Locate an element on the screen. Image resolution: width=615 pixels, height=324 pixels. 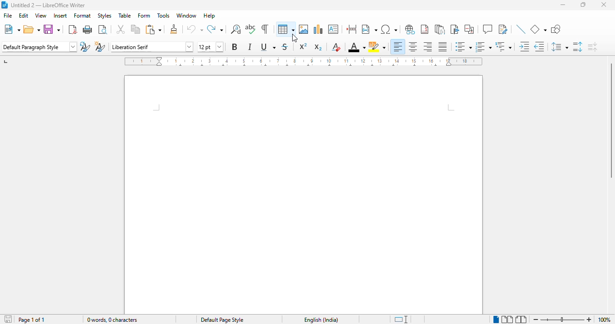
paste is located at coordinates (153, 29).